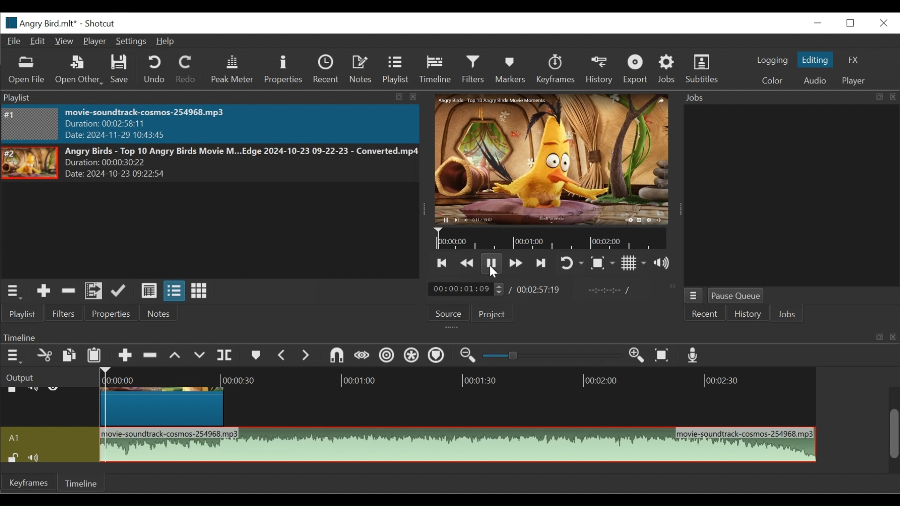  Describe the element at coordinates (199, 291) in the screenshot. I see `View as icons` at that location.